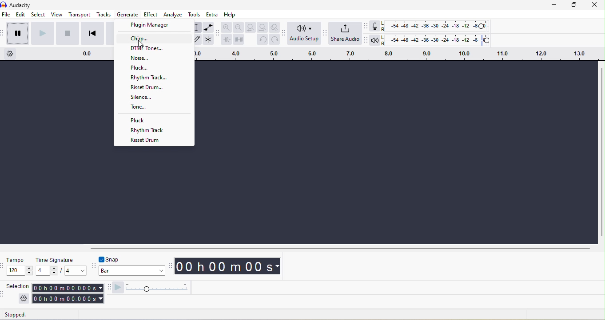 This screenshot has height=320, width=605. Describe the element at coordinates (230, 267) in the screenshot. I see `00 h 00 m 00 s` at that location.